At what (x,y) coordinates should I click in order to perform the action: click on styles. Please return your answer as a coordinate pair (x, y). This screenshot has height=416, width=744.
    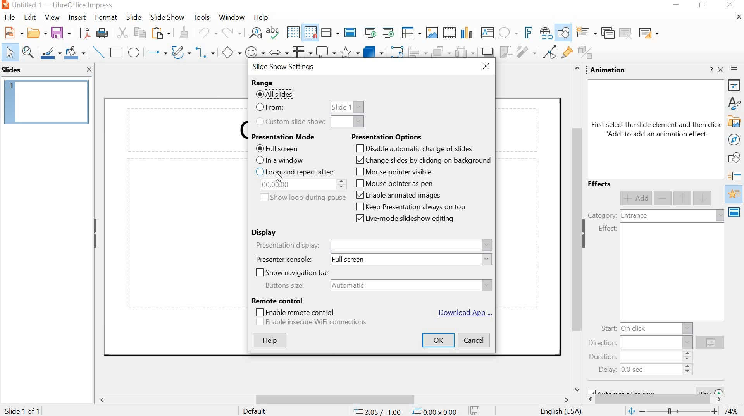
    Looking at the image, I should click on (735, 103).